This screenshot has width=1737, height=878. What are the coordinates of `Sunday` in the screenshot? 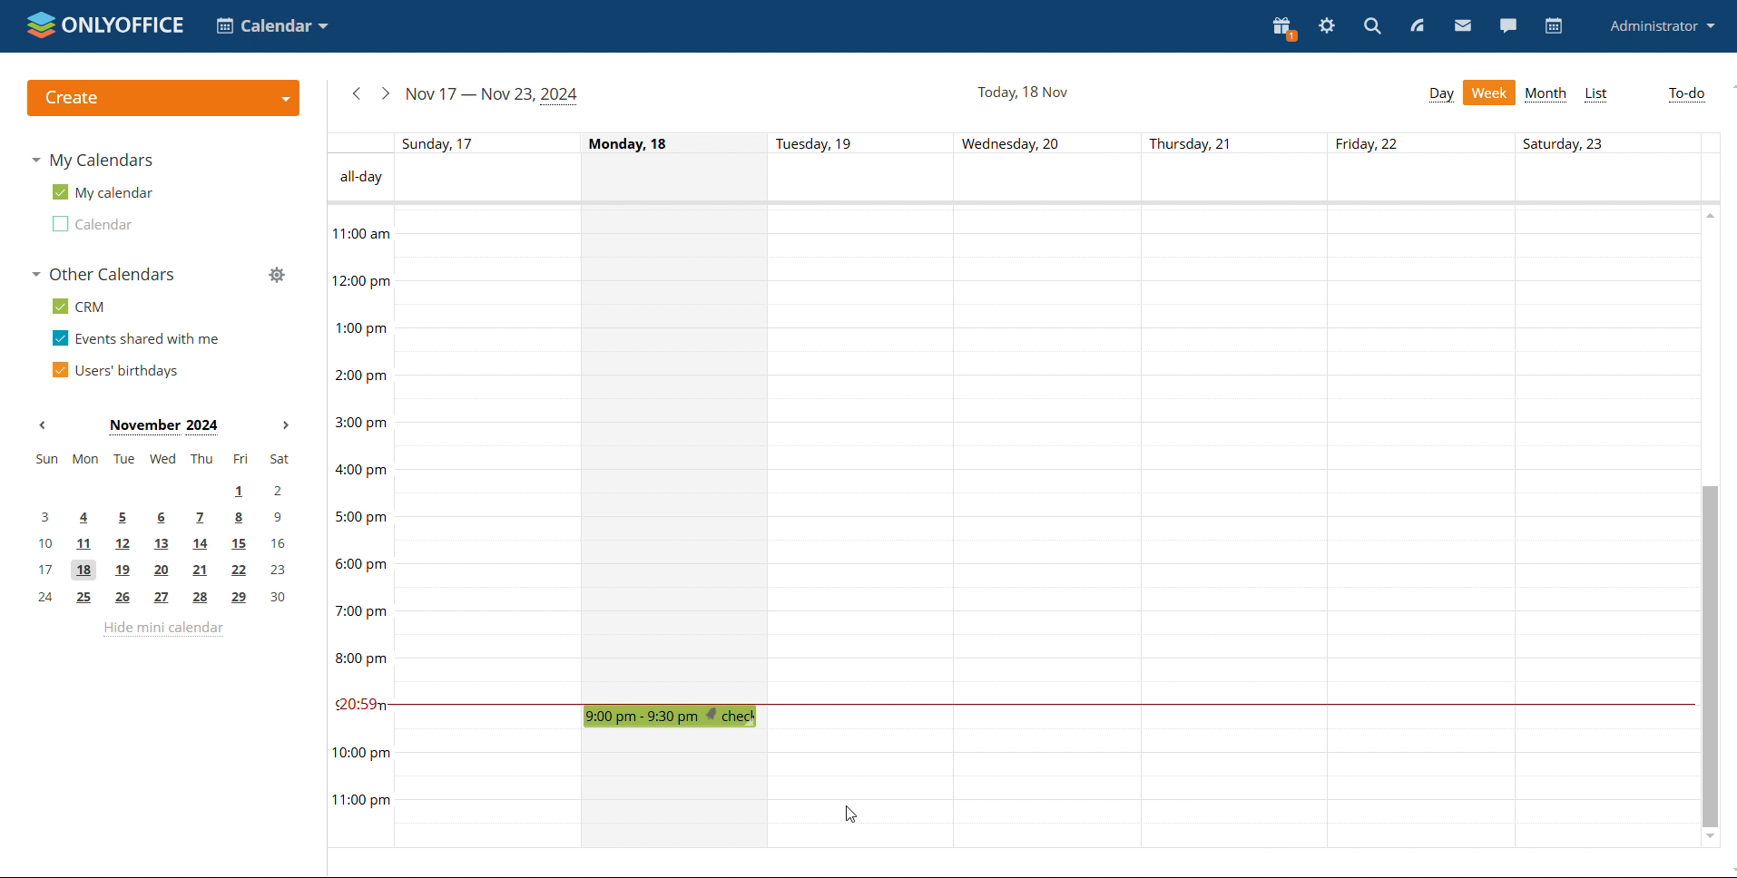 It's located at (490, 527).